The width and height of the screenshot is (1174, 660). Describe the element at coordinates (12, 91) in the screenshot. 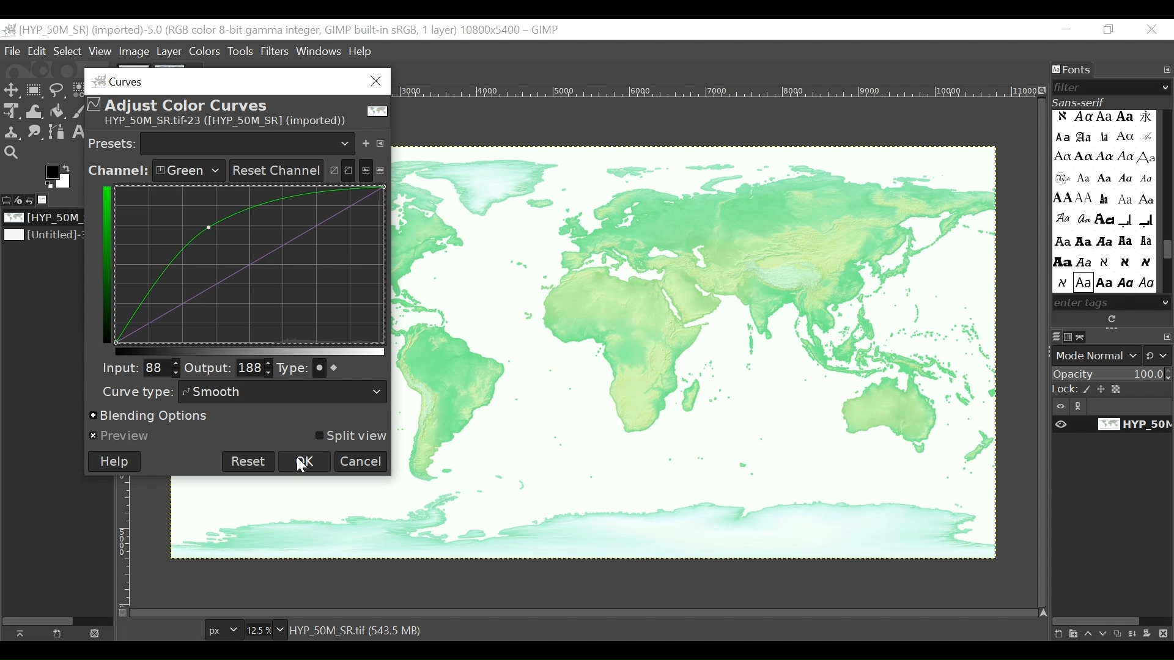

I see `Select tool` at that location.